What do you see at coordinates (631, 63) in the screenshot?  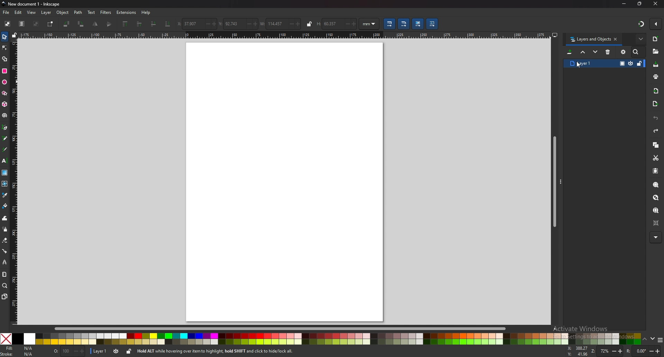 I see `toggle layer visibility` at bounding box center [631, 63].